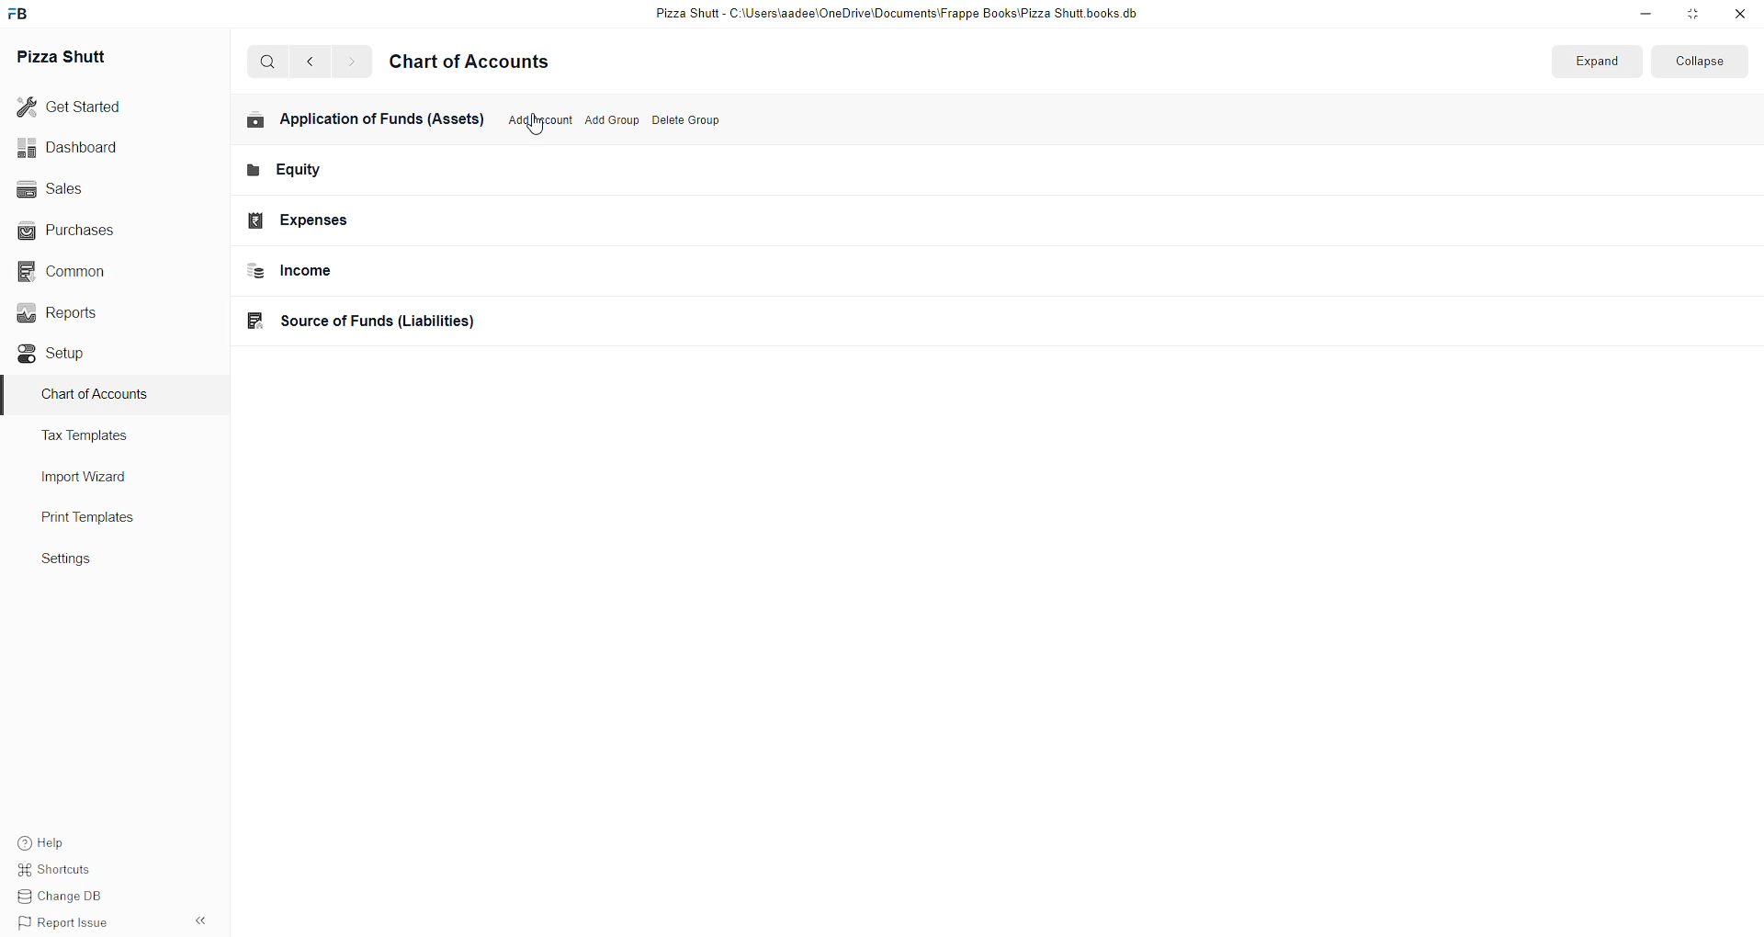 The width and height of the screenshot is (1764, 937). I want to click on collapse , so click(1697, 65).